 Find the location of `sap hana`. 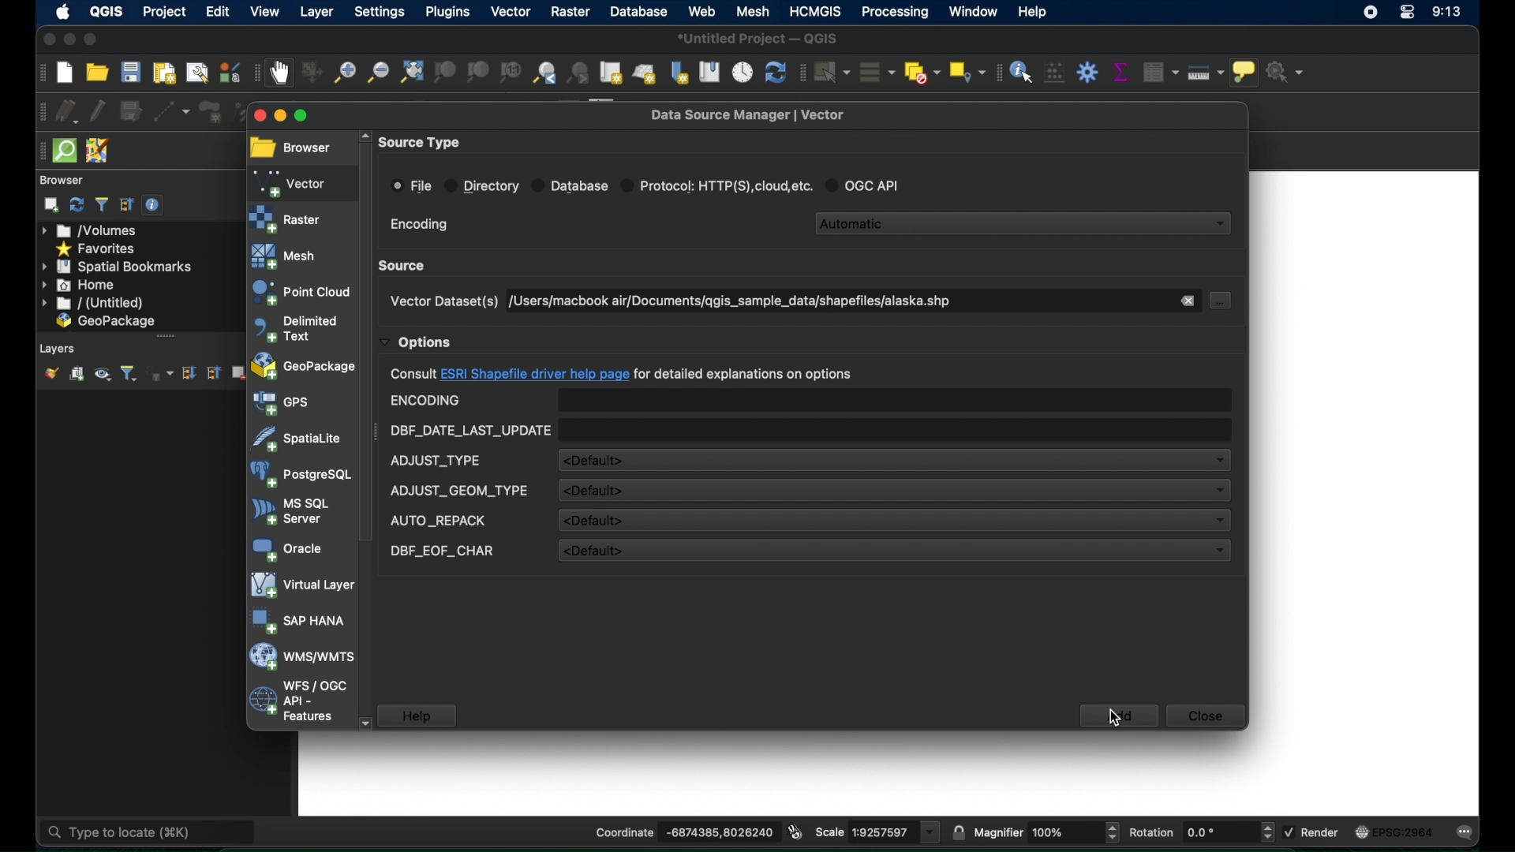

sap hana is located at coordinates (299, 622).